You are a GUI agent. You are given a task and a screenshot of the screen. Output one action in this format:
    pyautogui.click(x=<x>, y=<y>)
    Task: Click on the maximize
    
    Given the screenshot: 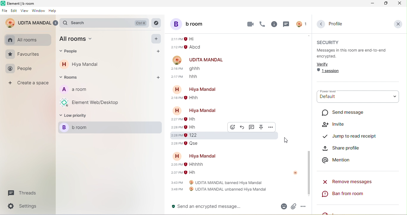 What is the action you would take?
    pyautogui.click(x=386, y=3)
    